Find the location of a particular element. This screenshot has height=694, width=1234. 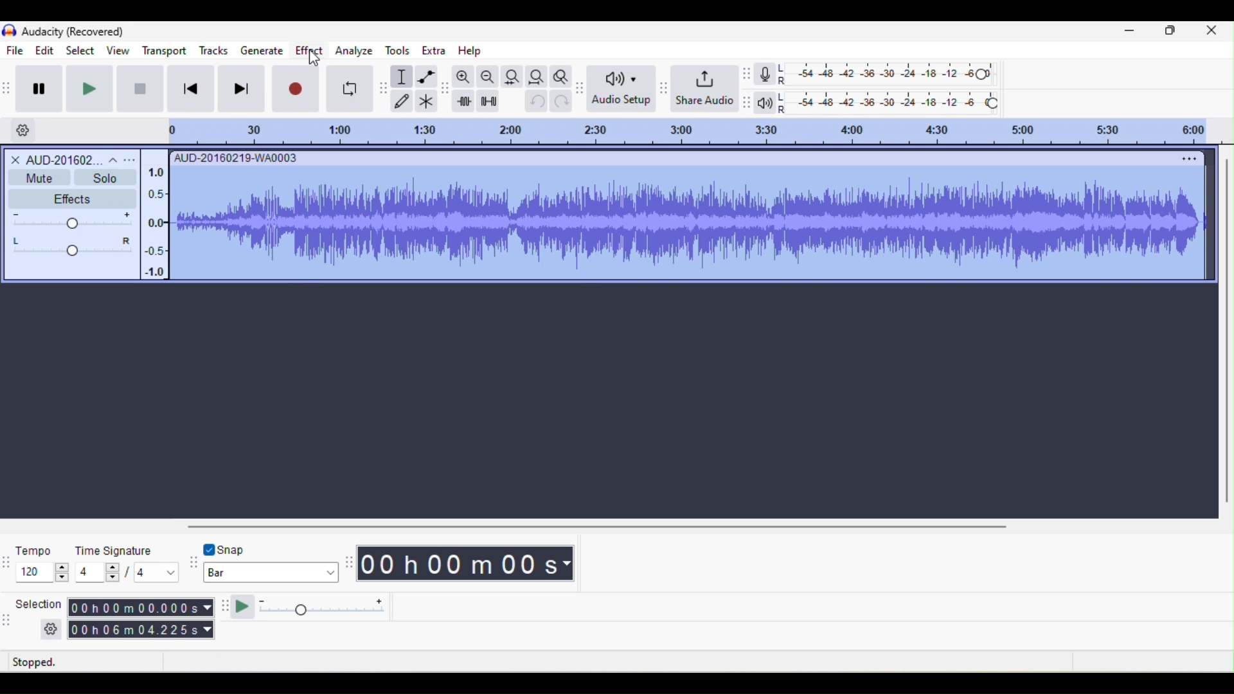

audio is located at coordinates (48, 161).